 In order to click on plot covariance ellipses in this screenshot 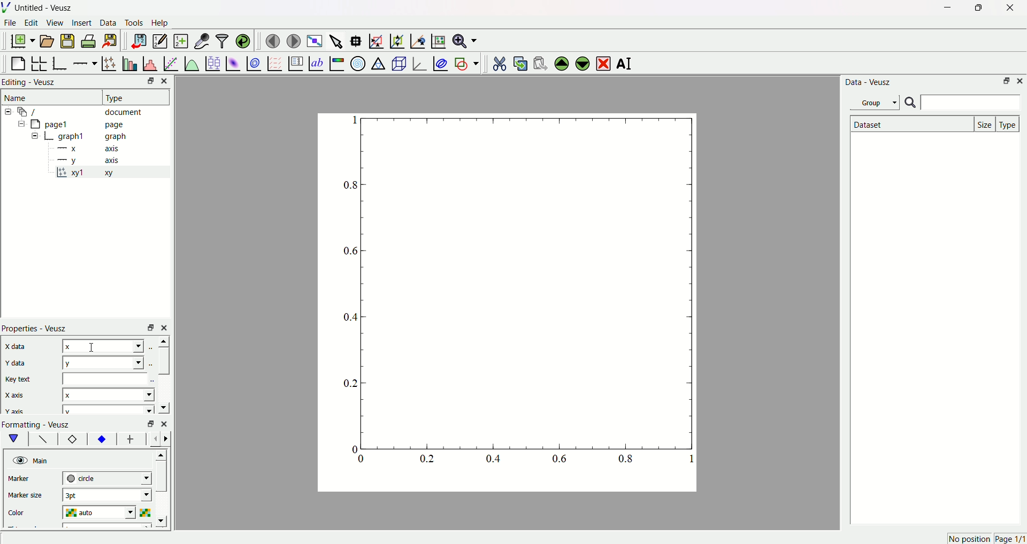, I will do `click(440, 62)`.